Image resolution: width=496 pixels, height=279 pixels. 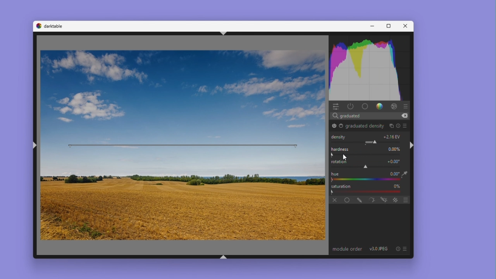 What do you see at coordinates (394, 149) in the screenshot?
I see `0.00%` at bounding box center [394, 149].